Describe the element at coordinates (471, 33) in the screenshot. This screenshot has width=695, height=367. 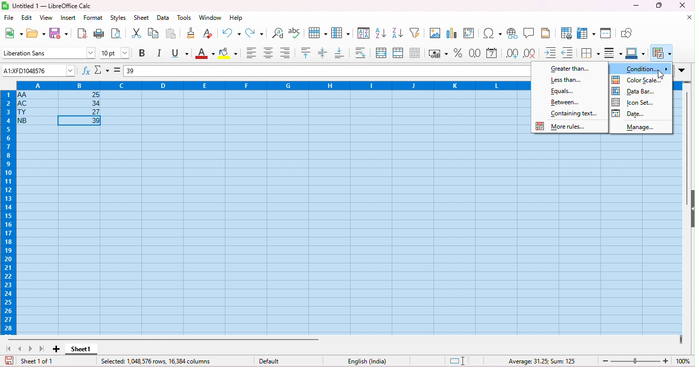
I see `insert pivot table` at that location.